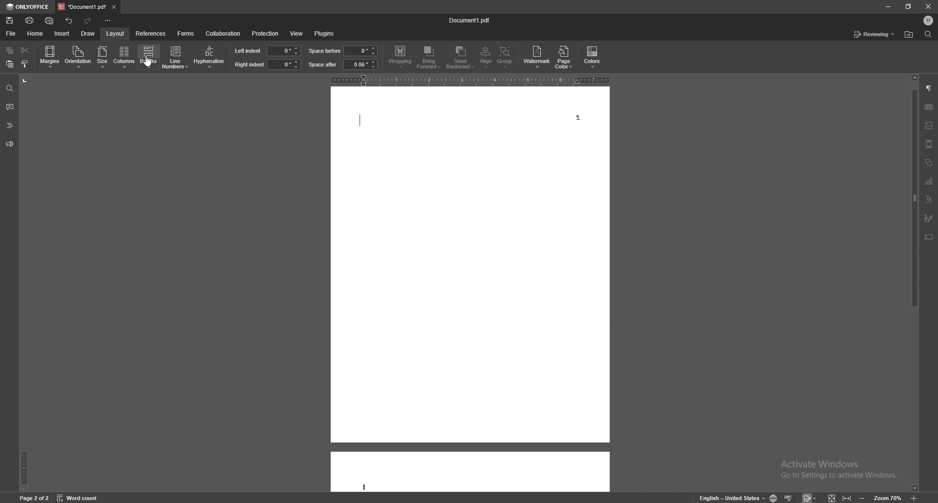 The image size is (938, 503). What do you see at coordinates (323, 64) in the screenshot?
I see `space after` at bounding box center [323, 64].